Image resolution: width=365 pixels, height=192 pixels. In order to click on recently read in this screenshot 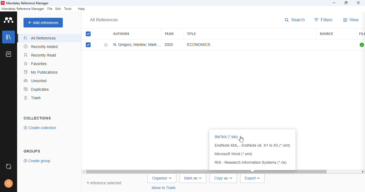, I will do `click(40, 55)`.